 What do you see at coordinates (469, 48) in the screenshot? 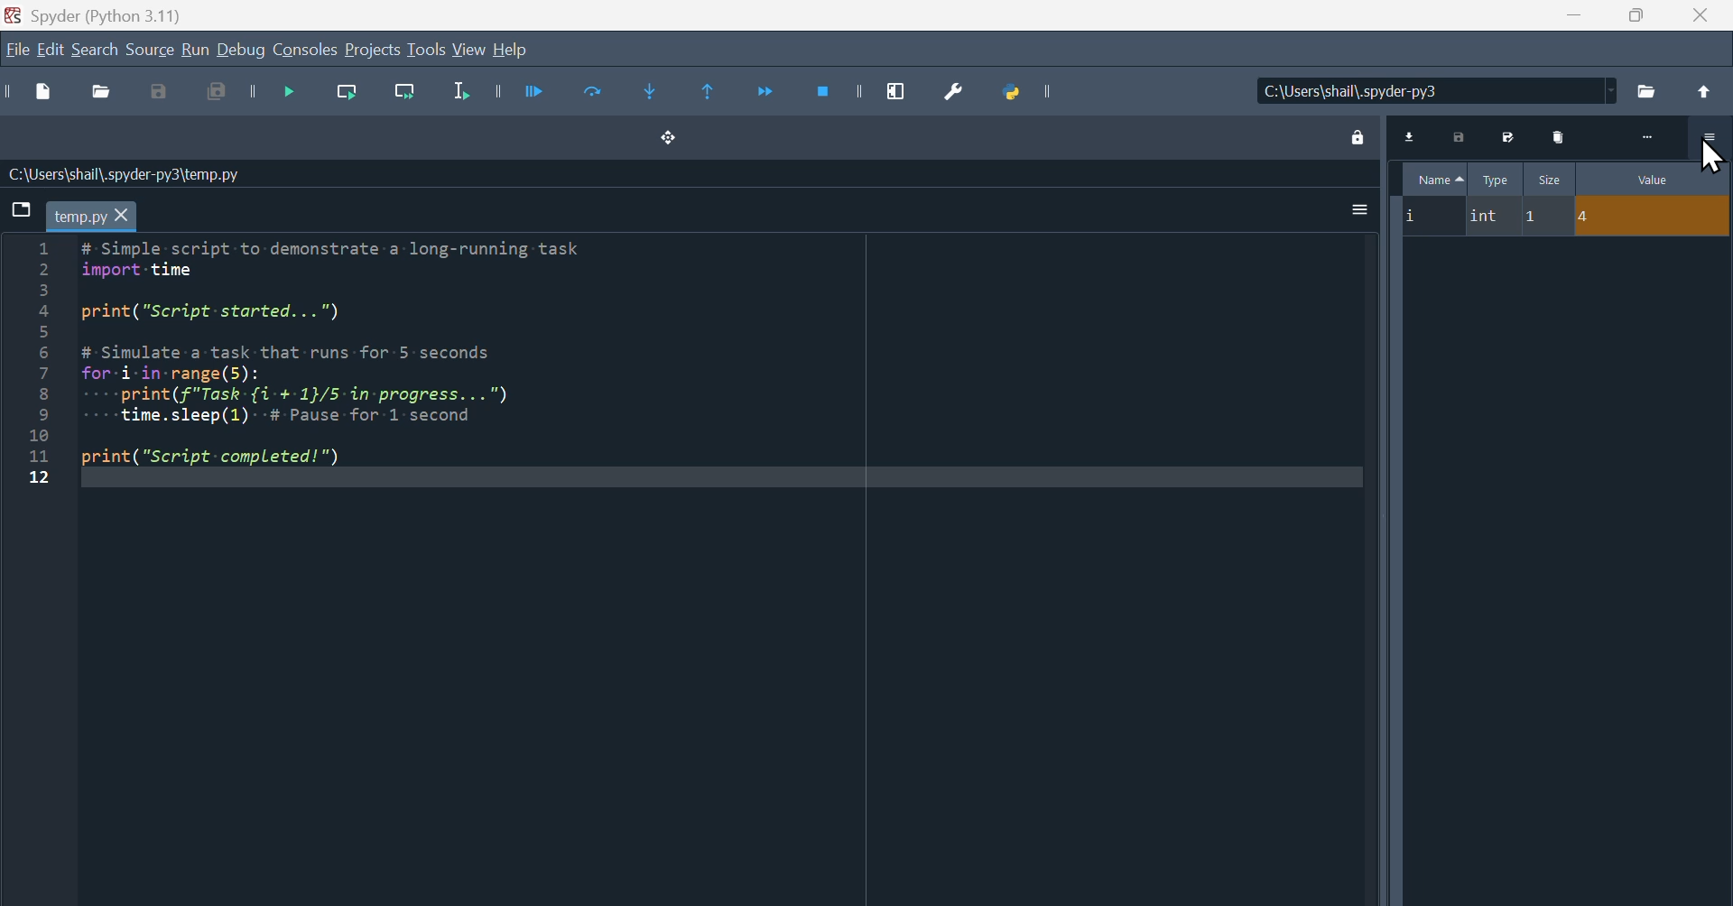
I see `View` at bounding box center [469, 48].